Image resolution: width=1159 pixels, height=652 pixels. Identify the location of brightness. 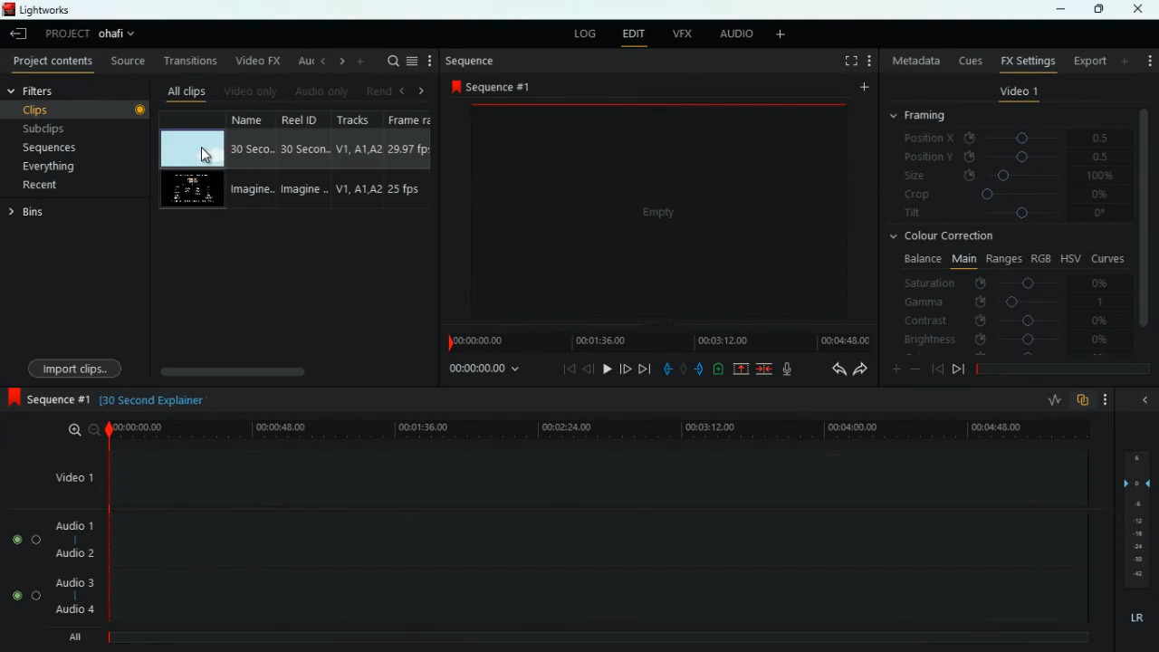
(1005, 339).